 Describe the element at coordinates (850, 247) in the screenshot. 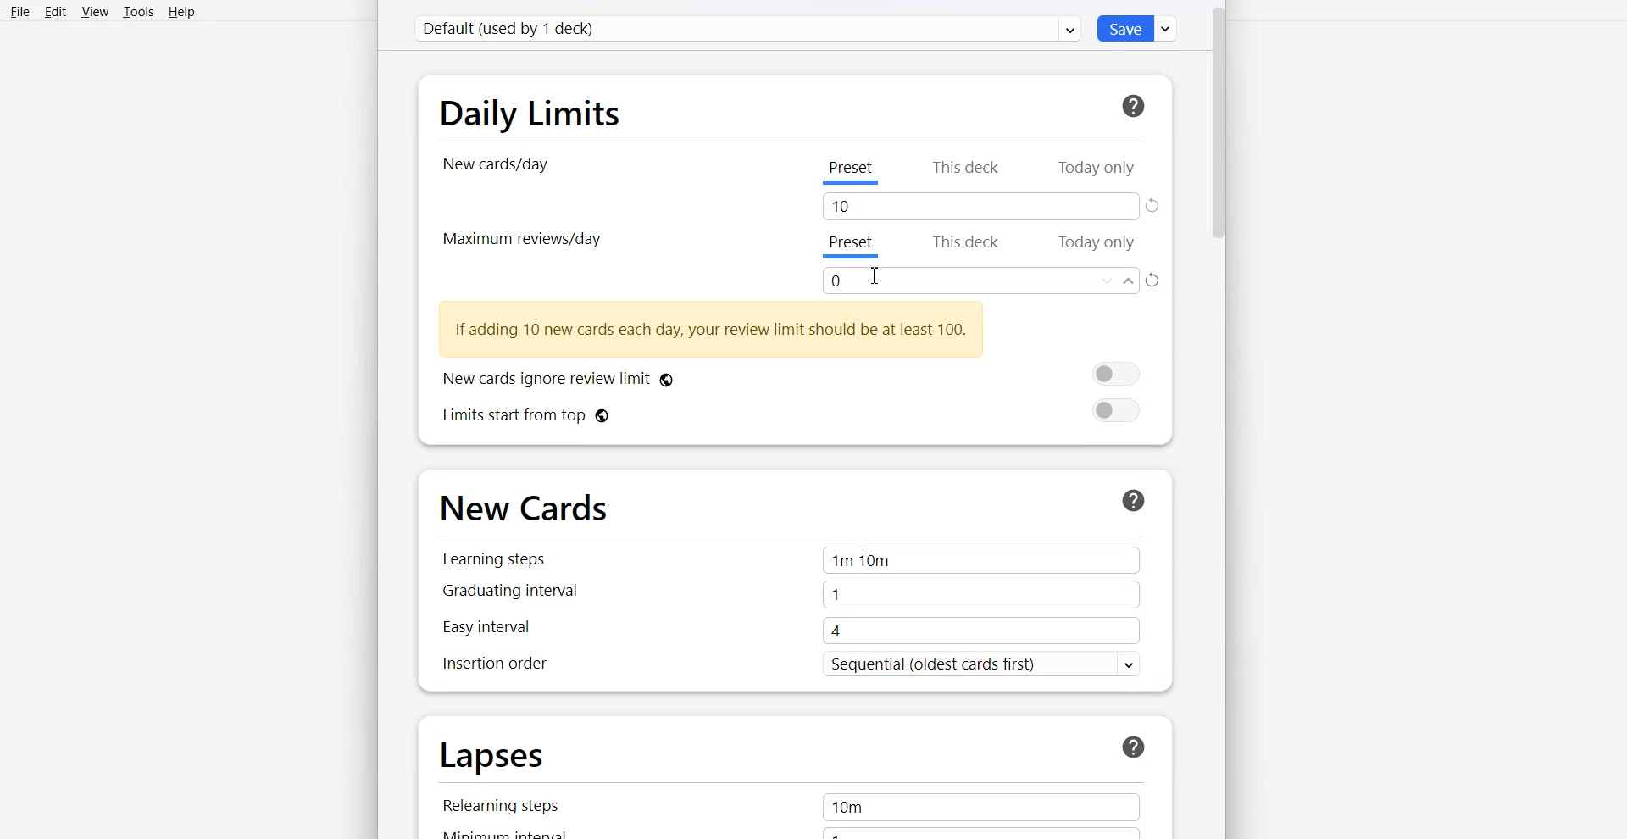

I see `Preset` at that location.